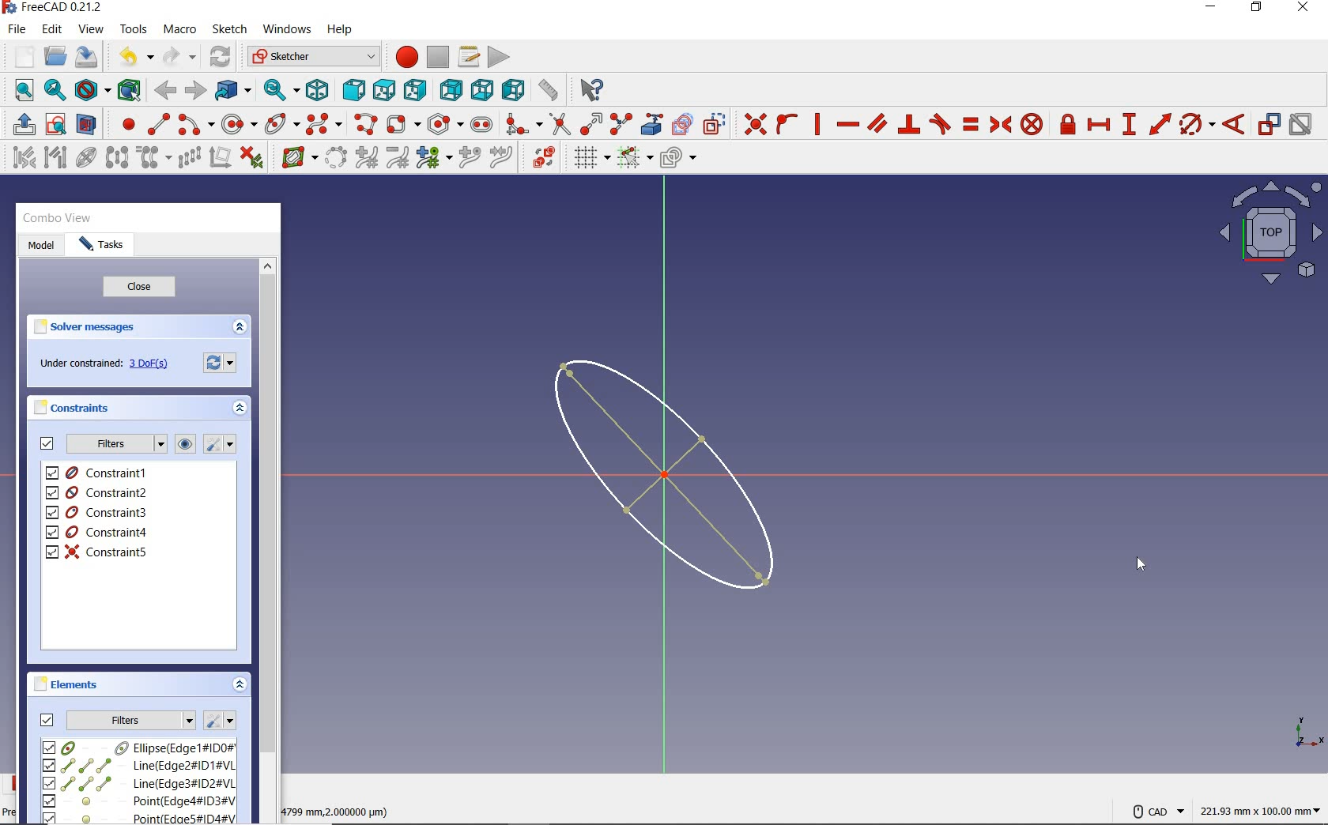  Describe the element at coordinates (139, 288) in the screenshot. I see `close` at that location.